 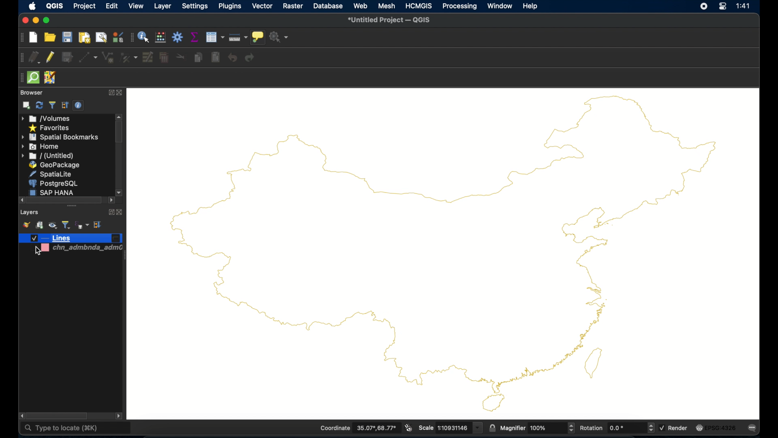 What do you see at coordinates (193, 36) in the screenshot?
I see `show statistical summary` at bounding box center [193, 36].